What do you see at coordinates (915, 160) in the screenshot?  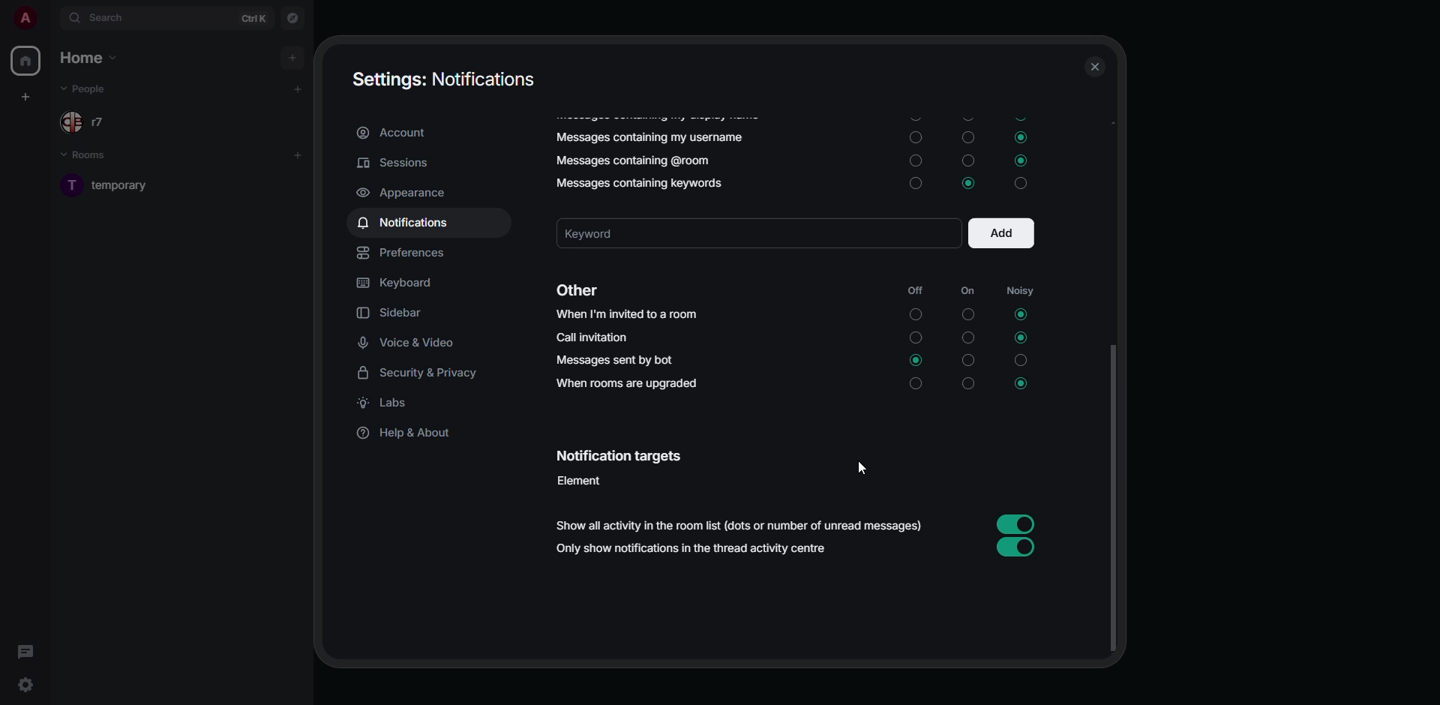 I see `Off` at bounding box center [915, 160].